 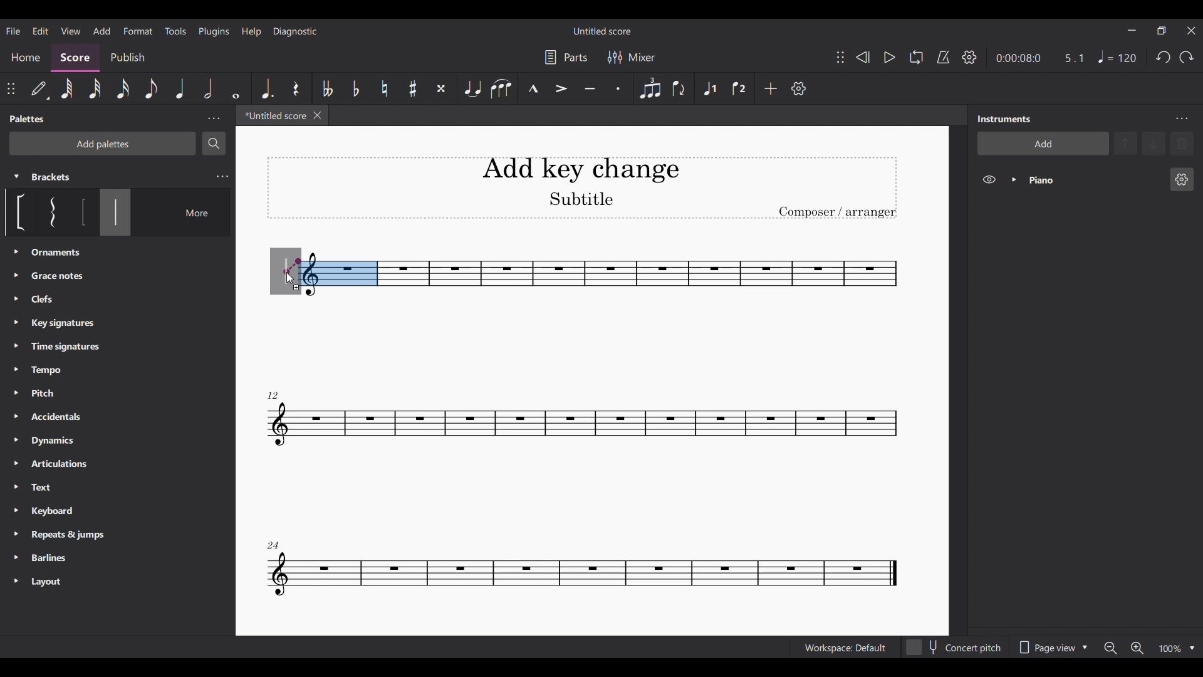 I want to click on Current tab, so click(x=274, y=115).